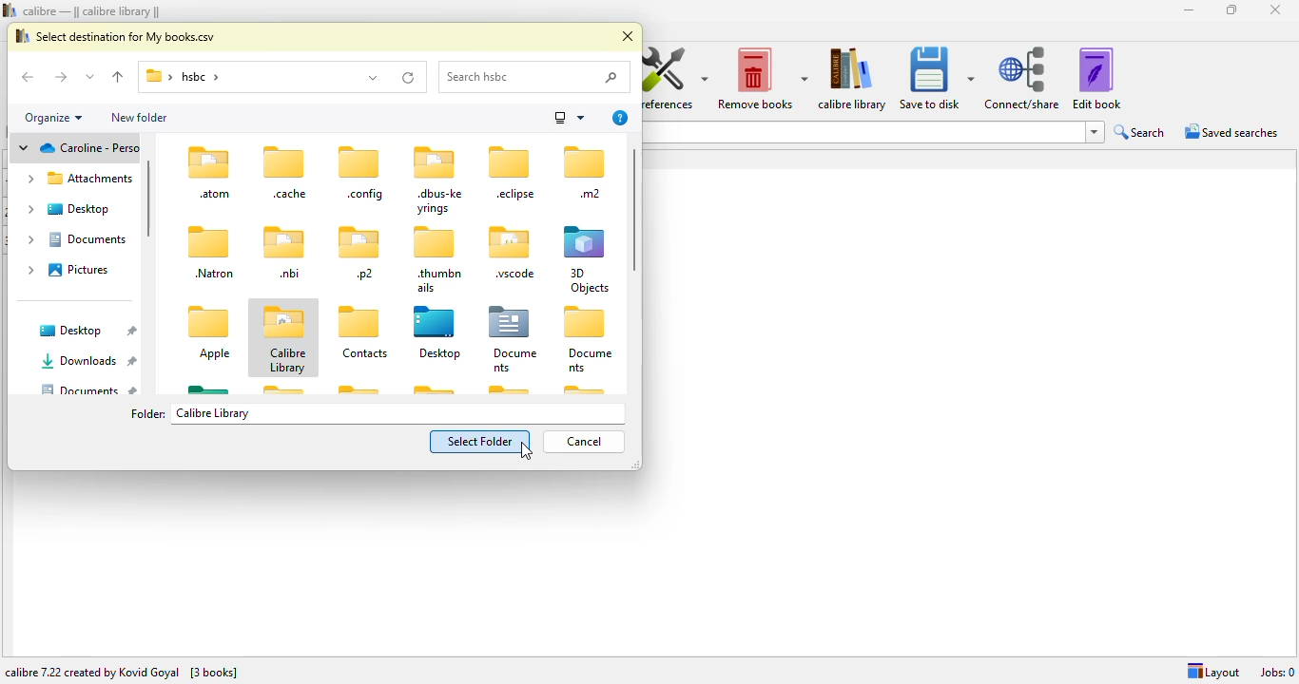 This screenshot has width=1299, height=684. What do you see at coordinates (60, 77) in the screenshot?
I see `forward` at bounding box center [60, 77].